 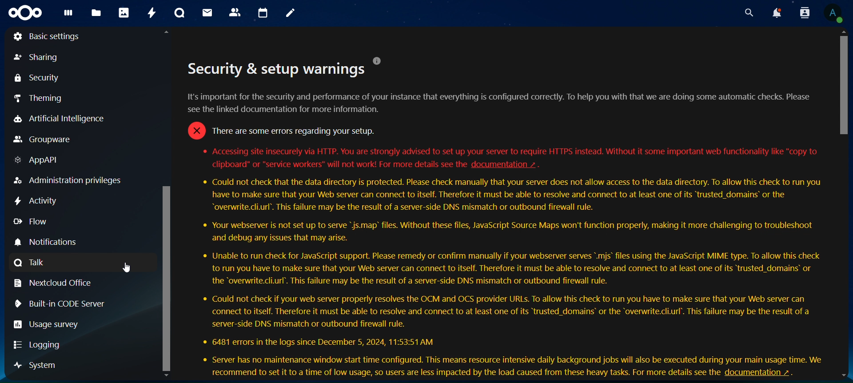 What do you see at coordinates (273, 72) in the screenshot?
I see `text` at bounding box center [273, 72].